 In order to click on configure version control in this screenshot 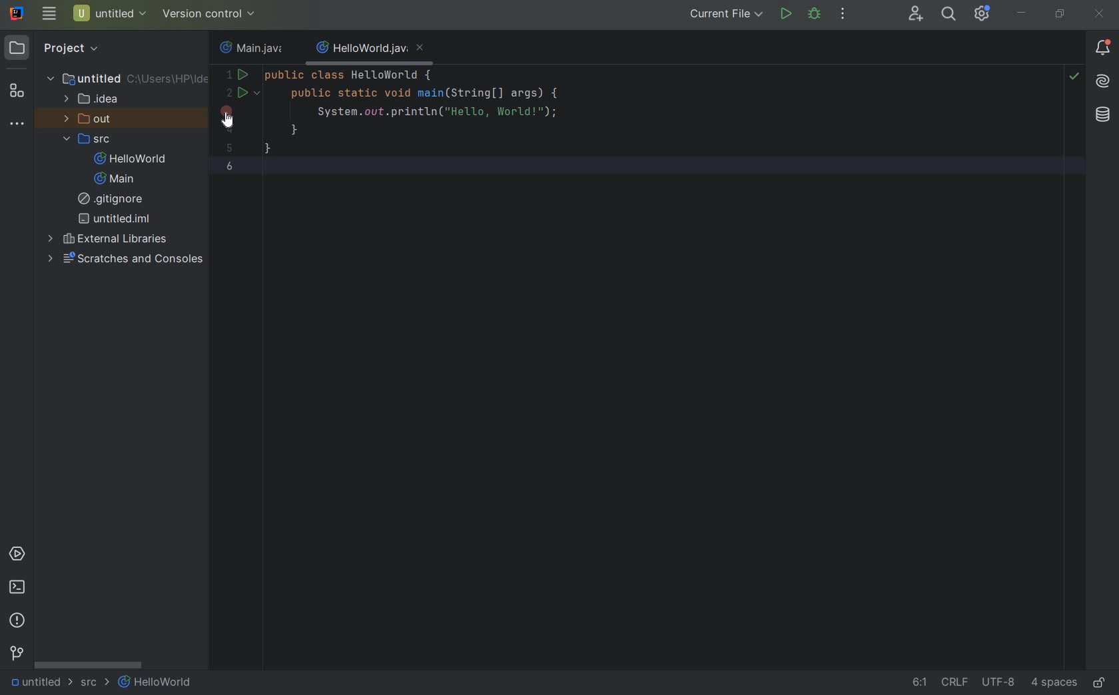, I will do `click(207, 14)`.